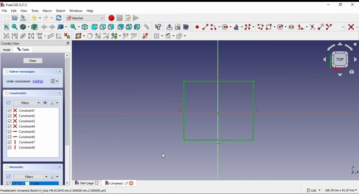  What do you see at coordinates (7, 27) in the screenshot?
I see `fit all` at bounding box center [7, 27].